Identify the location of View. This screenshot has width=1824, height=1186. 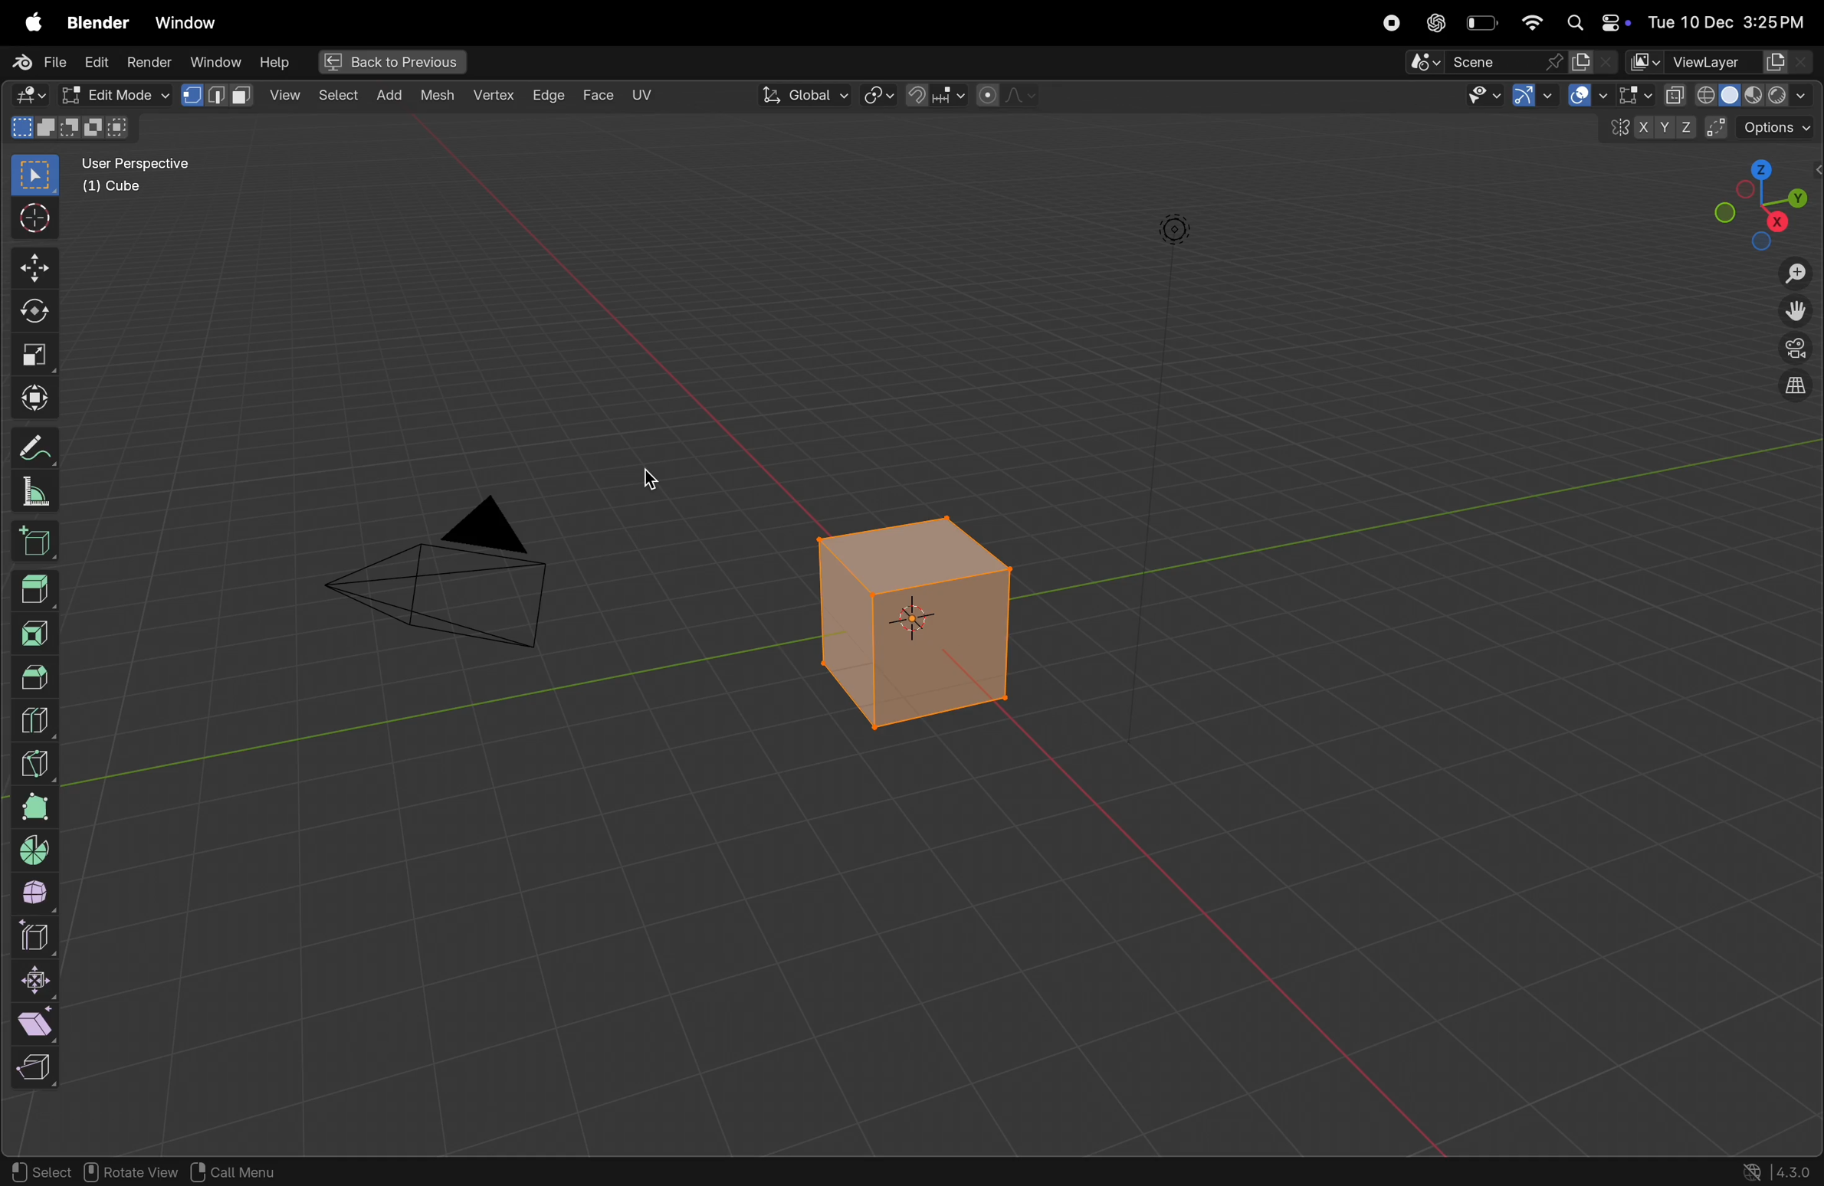
(221, 94).